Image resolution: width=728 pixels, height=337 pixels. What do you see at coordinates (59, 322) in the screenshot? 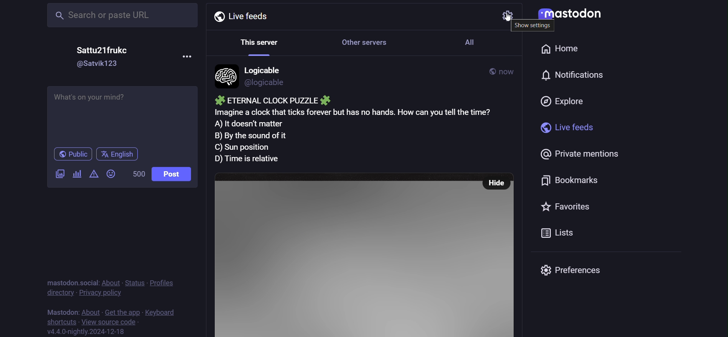
I see `shortcut` at bounding box center [59, 322].